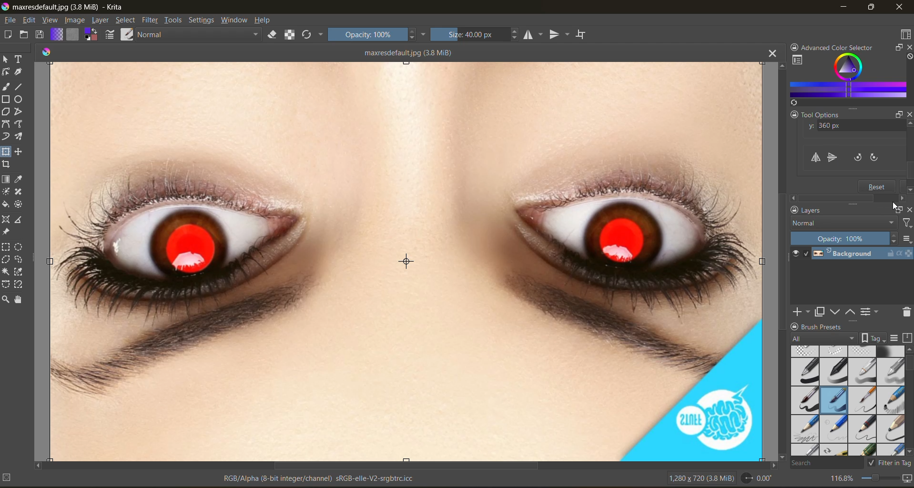  What do you see at coordinates (290, 35) in the screenshot?
I see `preserve alpha` at bounding box center [290, 35].